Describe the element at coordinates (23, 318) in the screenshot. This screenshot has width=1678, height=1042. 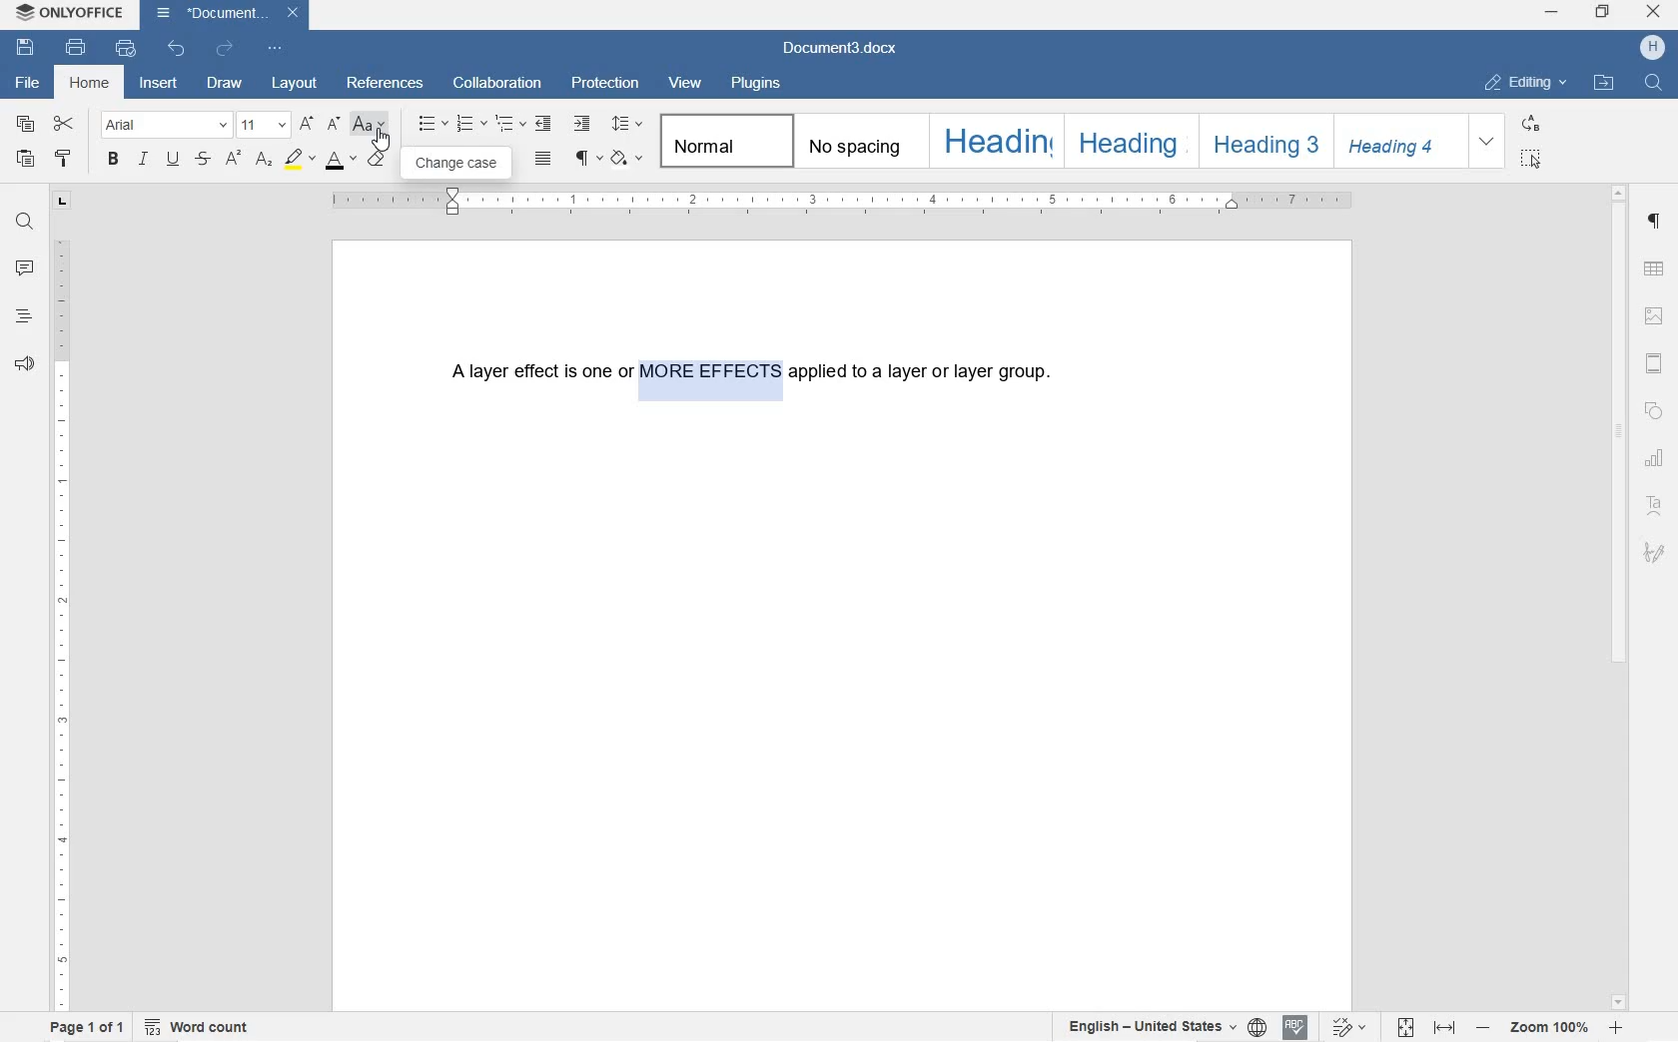
I see `HEADINGS` at that location.